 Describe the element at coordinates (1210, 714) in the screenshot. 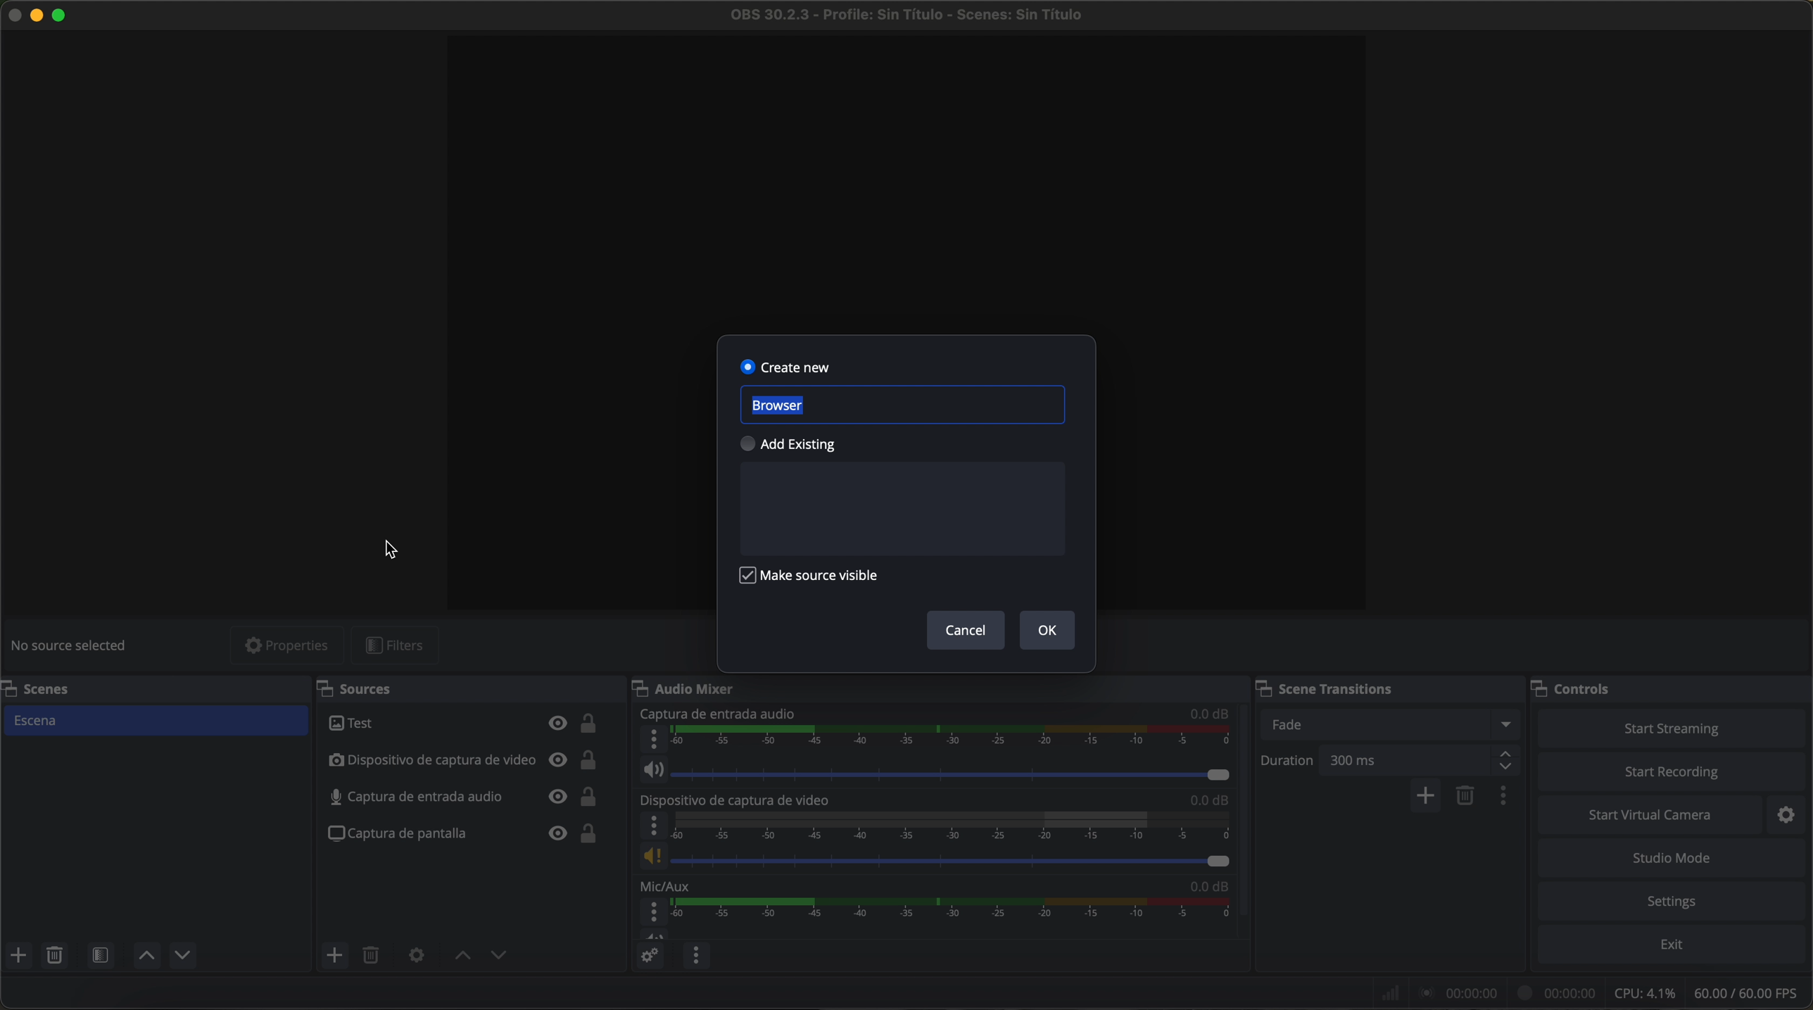

I see `0.0 dB` at that location.